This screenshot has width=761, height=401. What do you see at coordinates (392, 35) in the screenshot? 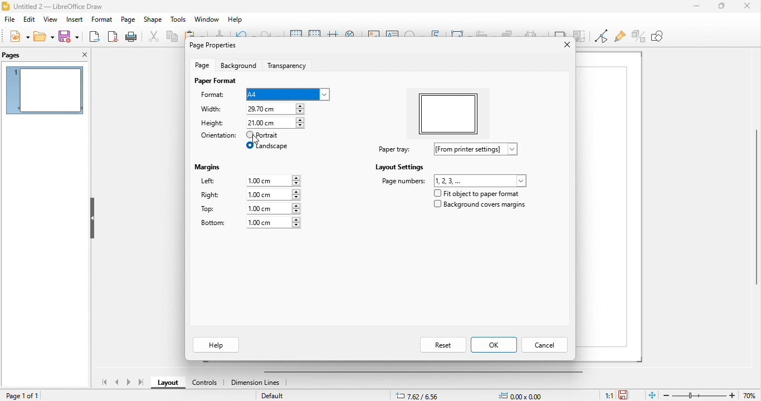
I see `text box` at bounding box center [392, 35].